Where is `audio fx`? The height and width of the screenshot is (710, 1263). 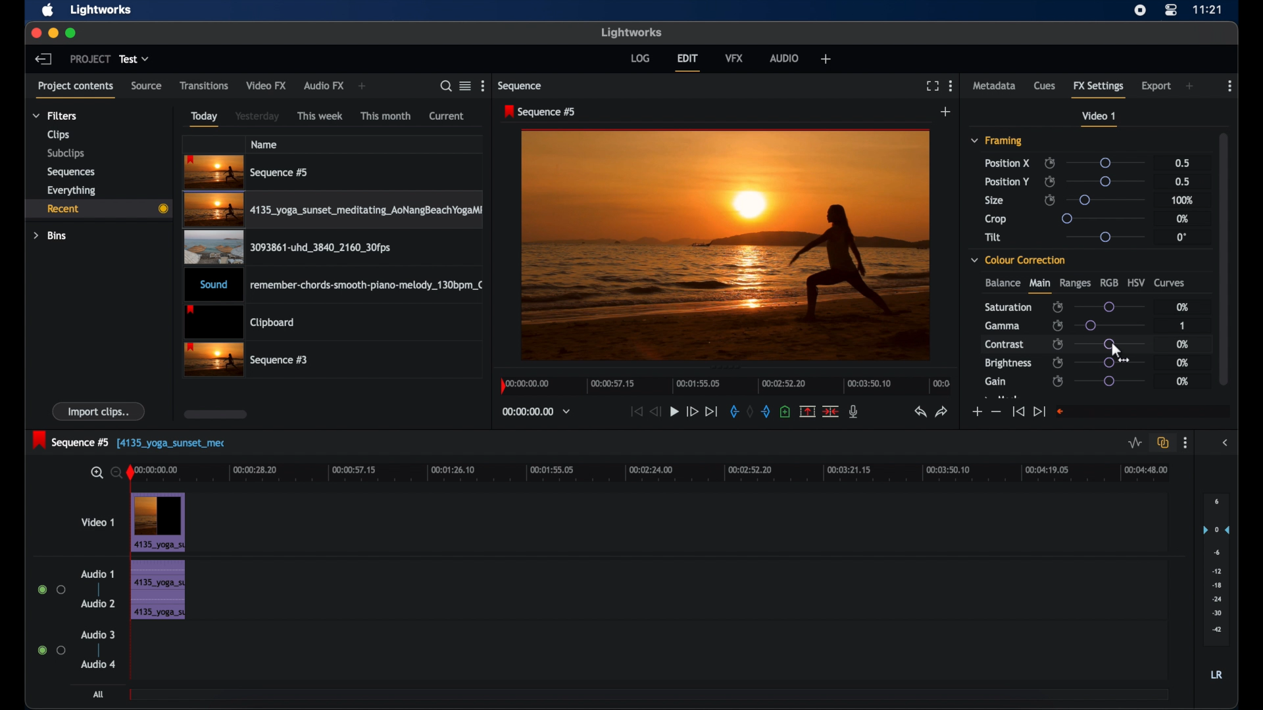
audio fx is located at coordinates (324, 86).